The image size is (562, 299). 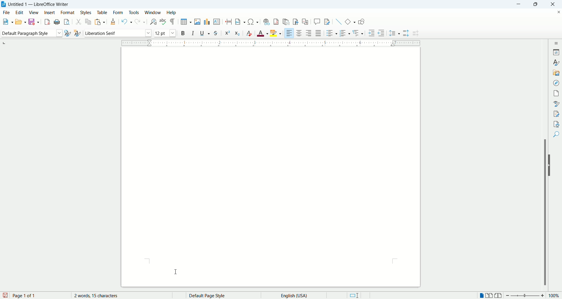 What do you see at coordinates (309, 34) in the screenshot?
I see `align right` at bounding box center [309, 34].